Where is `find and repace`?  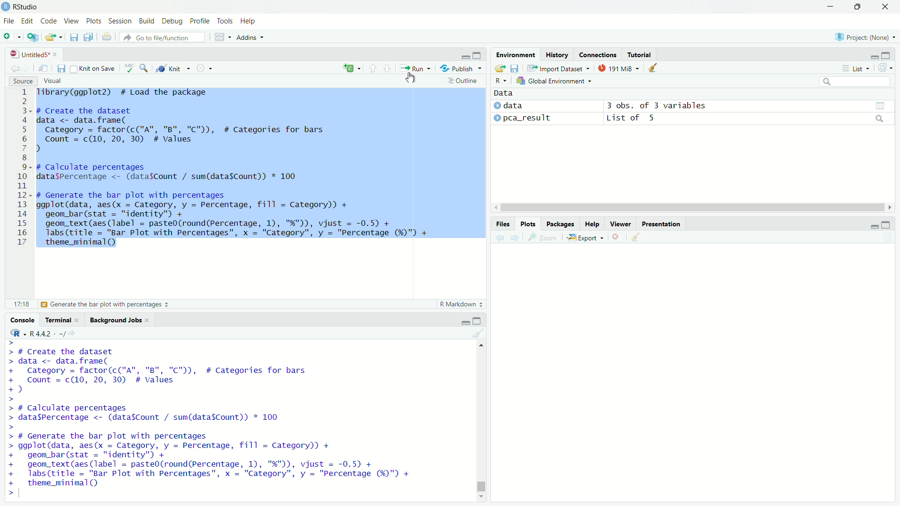
find and repace is located at coordinates (145, 68).